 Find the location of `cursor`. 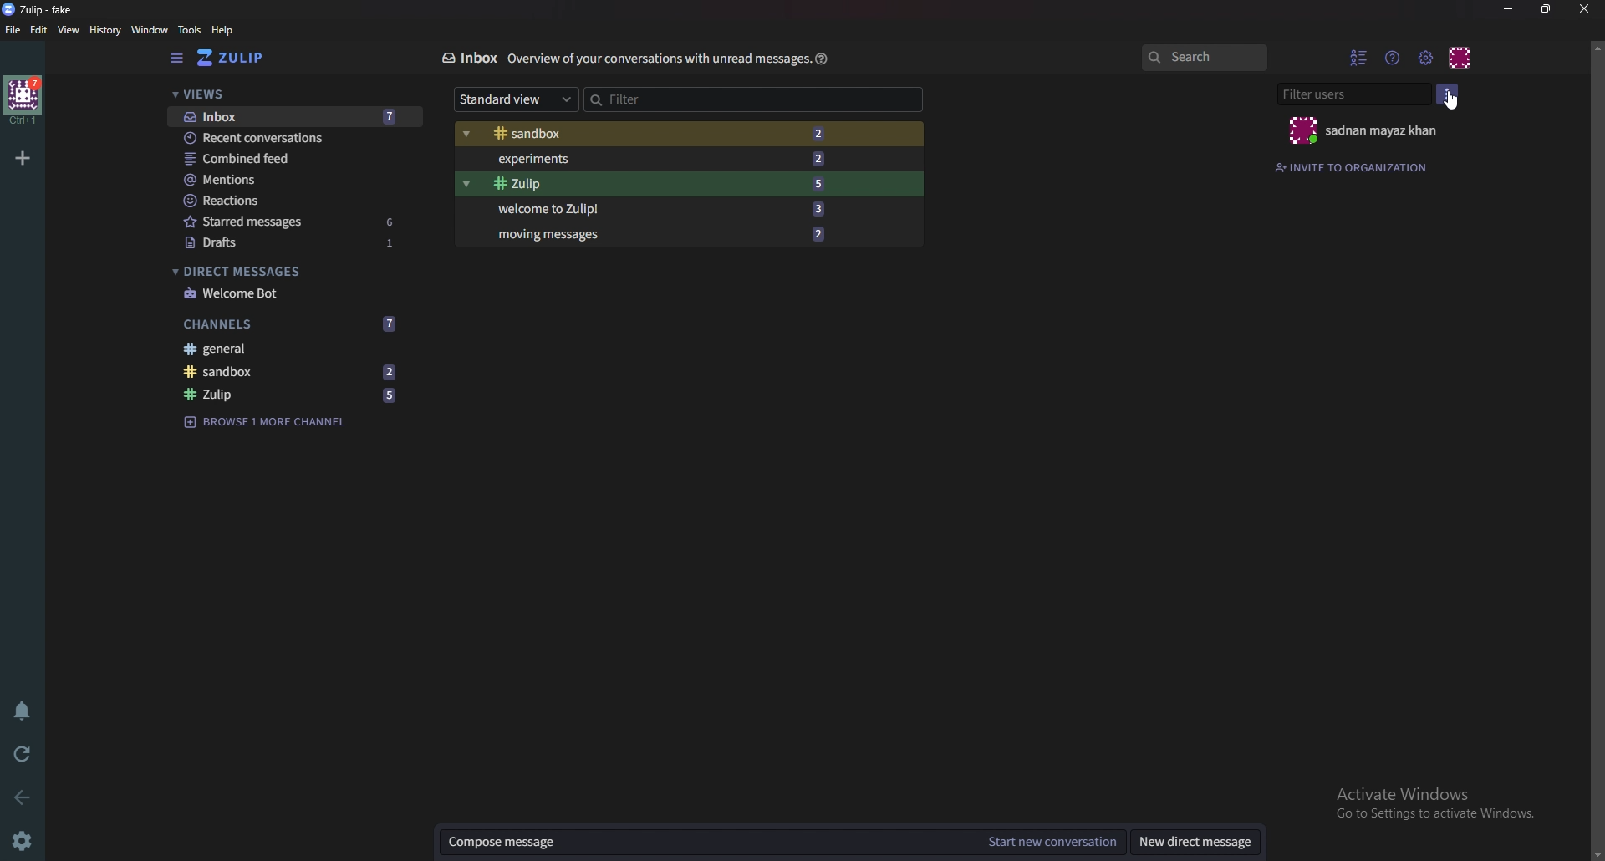

cursor is located at coordinates (1452, 102).